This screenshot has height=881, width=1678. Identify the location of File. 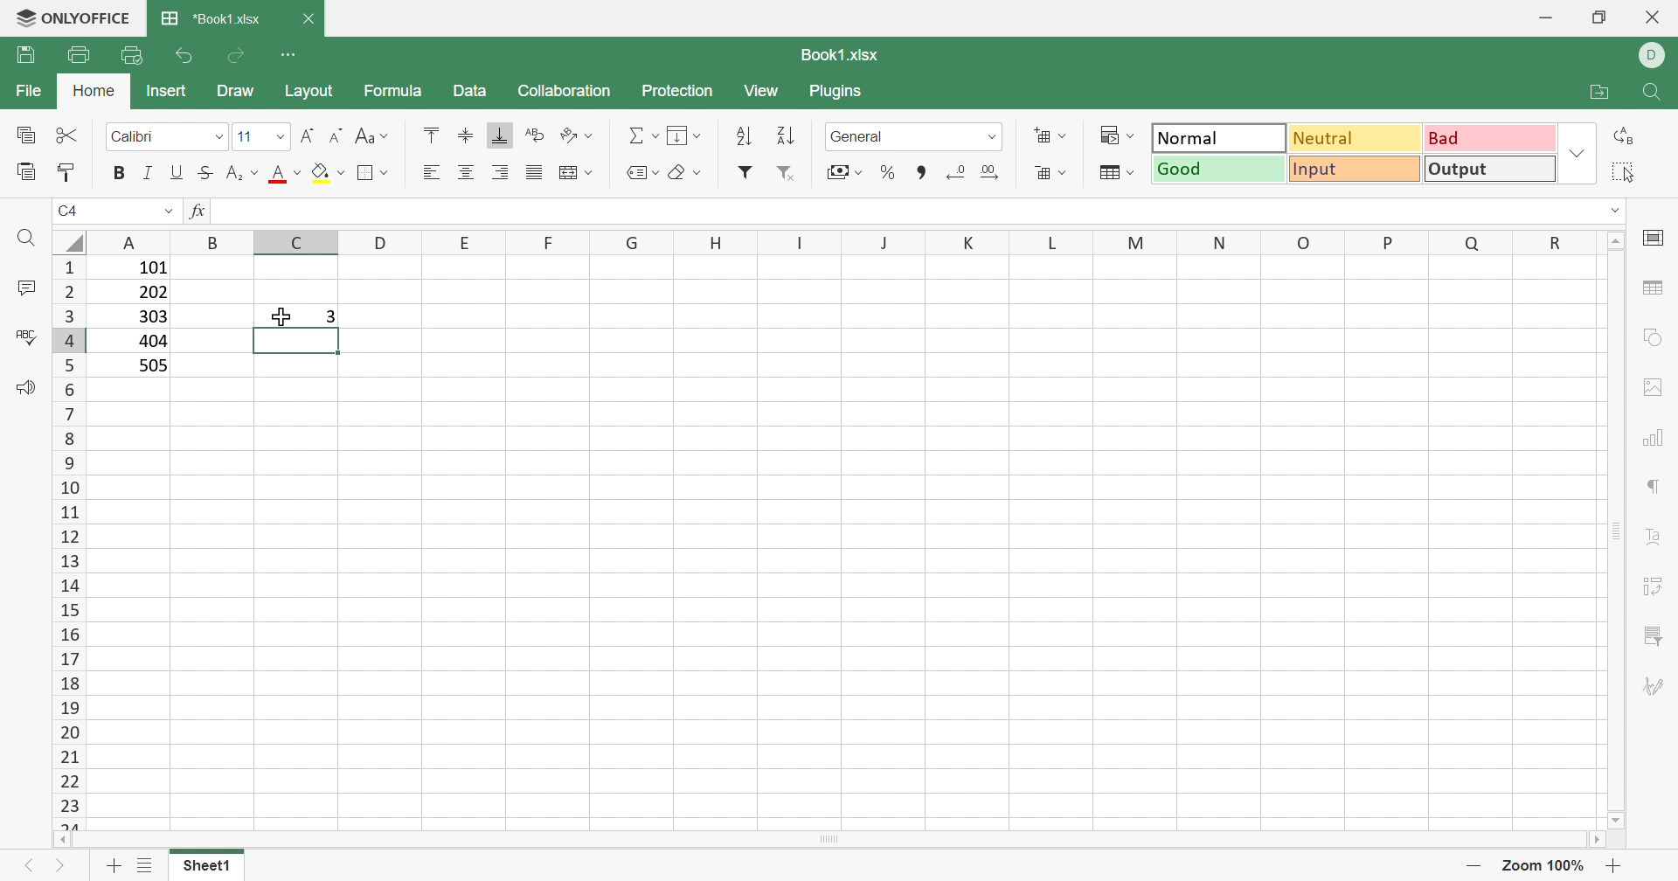
(28, 93).